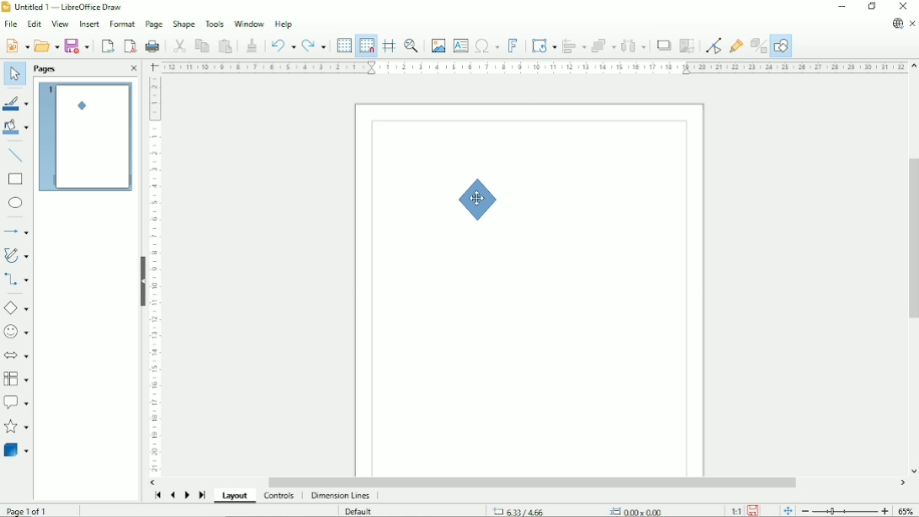 This screenshot has height=517, width=919. I want to click on Scroll to previous page, so click(172, 495).